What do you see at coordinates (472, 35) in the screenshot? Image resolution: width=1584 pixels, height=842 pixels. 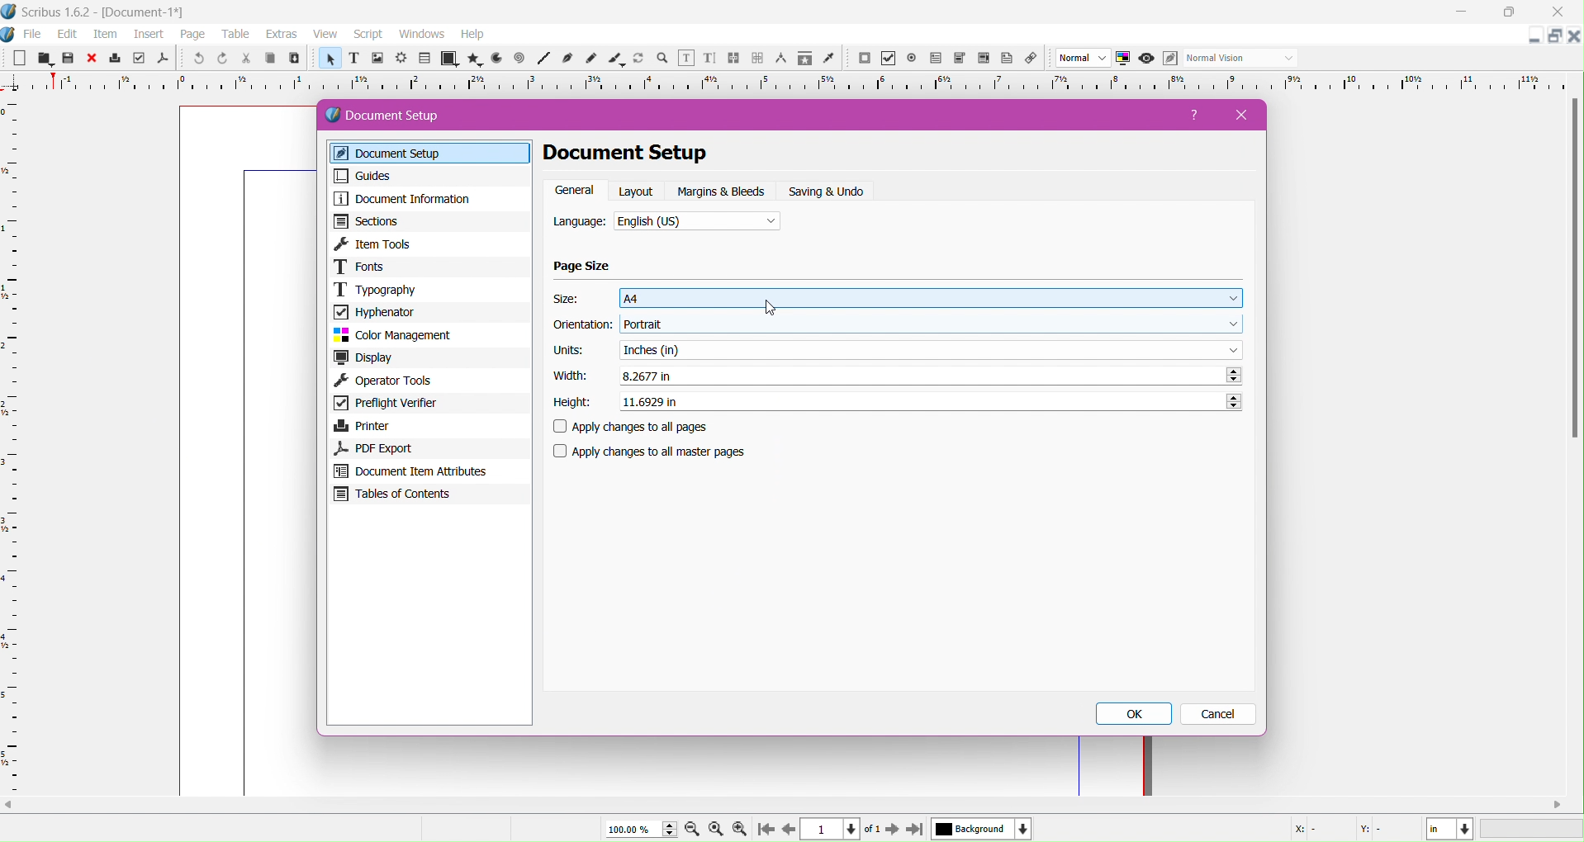 I see `help menu` at bounding box center [472, 35].